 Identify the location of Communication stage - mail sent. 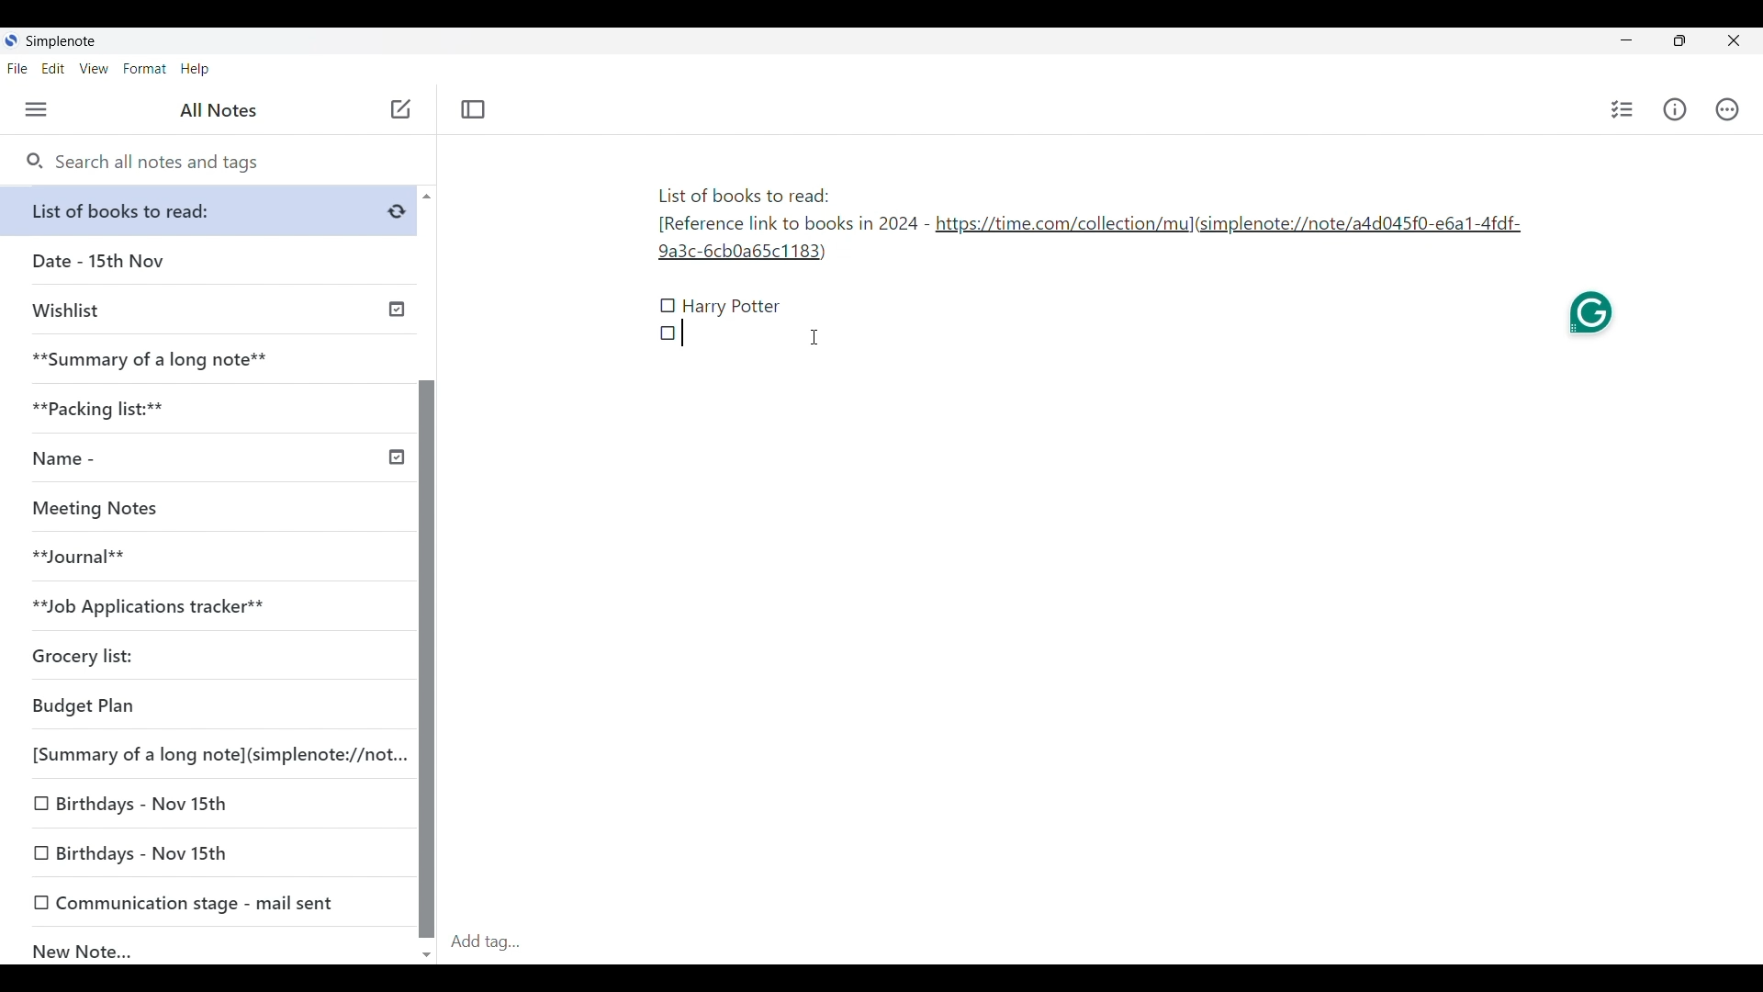
(209, 902).